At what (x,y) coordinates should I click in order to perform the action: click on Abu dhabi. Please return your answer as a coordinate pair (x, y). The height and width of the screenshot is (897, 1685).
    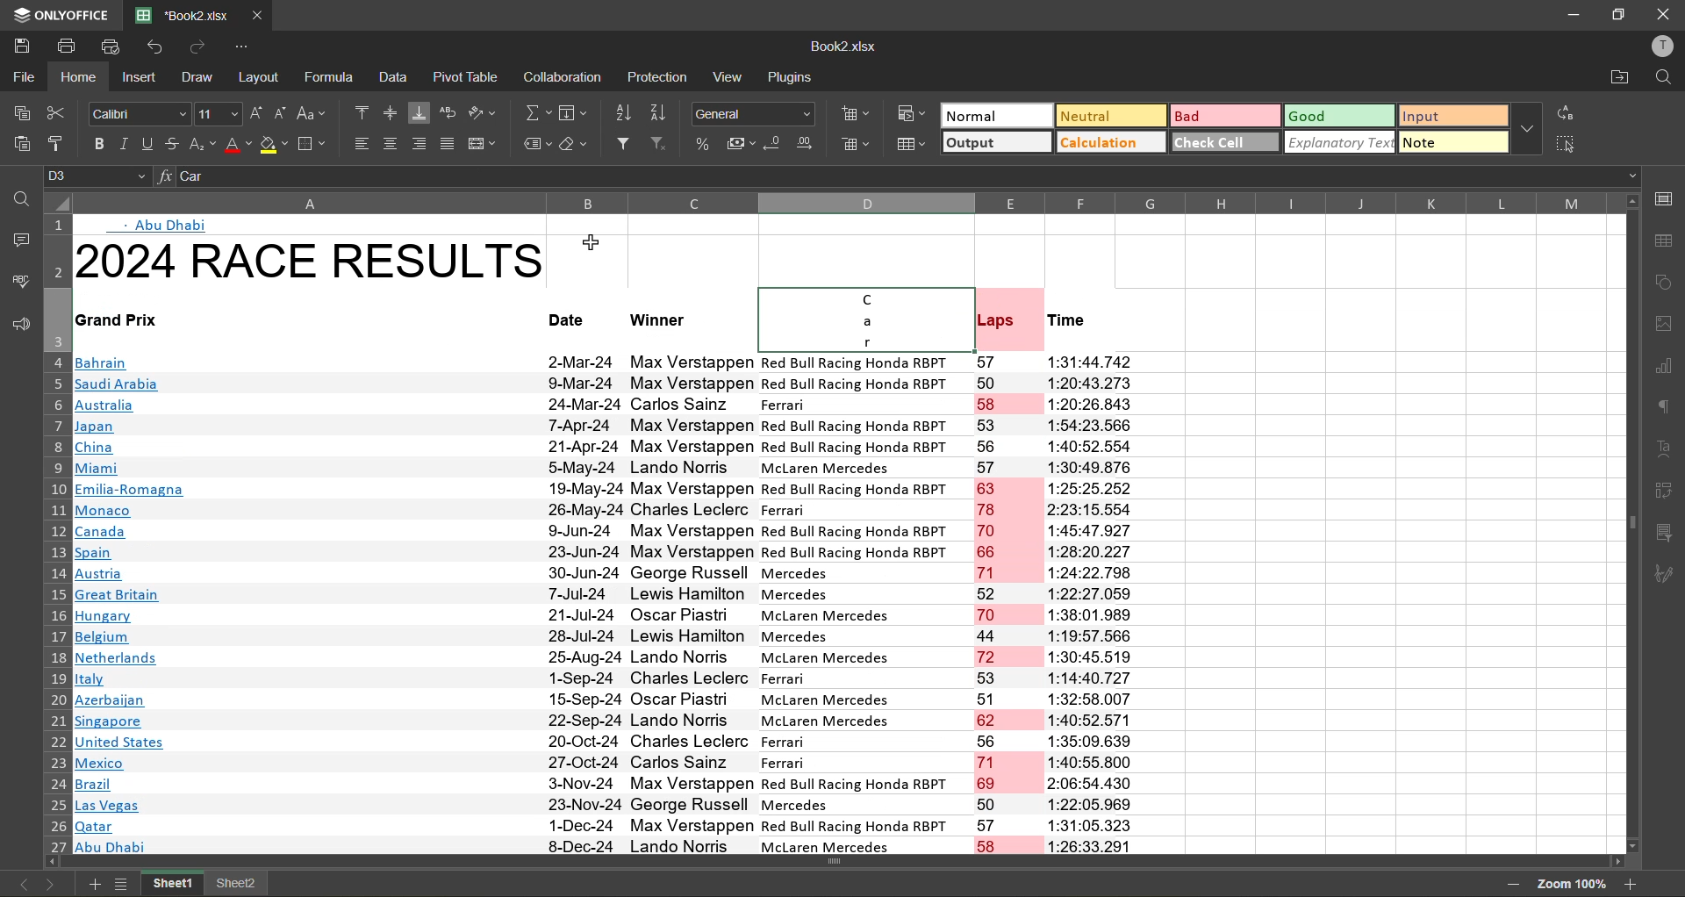
    Looking at the image, I should click on (159, 226).